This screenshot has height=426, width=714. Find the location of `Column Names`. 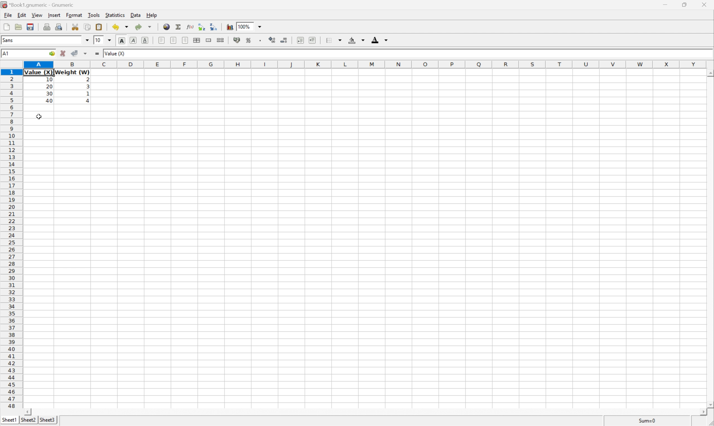

Column Names is located at coordinates (365, 64).